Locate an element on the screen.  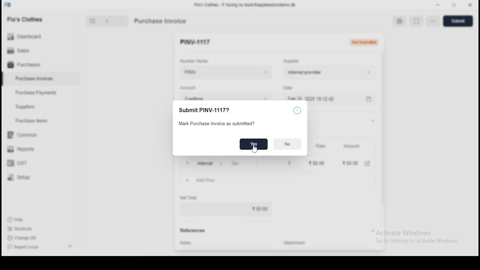
yes is located at coordinates (253, 144).